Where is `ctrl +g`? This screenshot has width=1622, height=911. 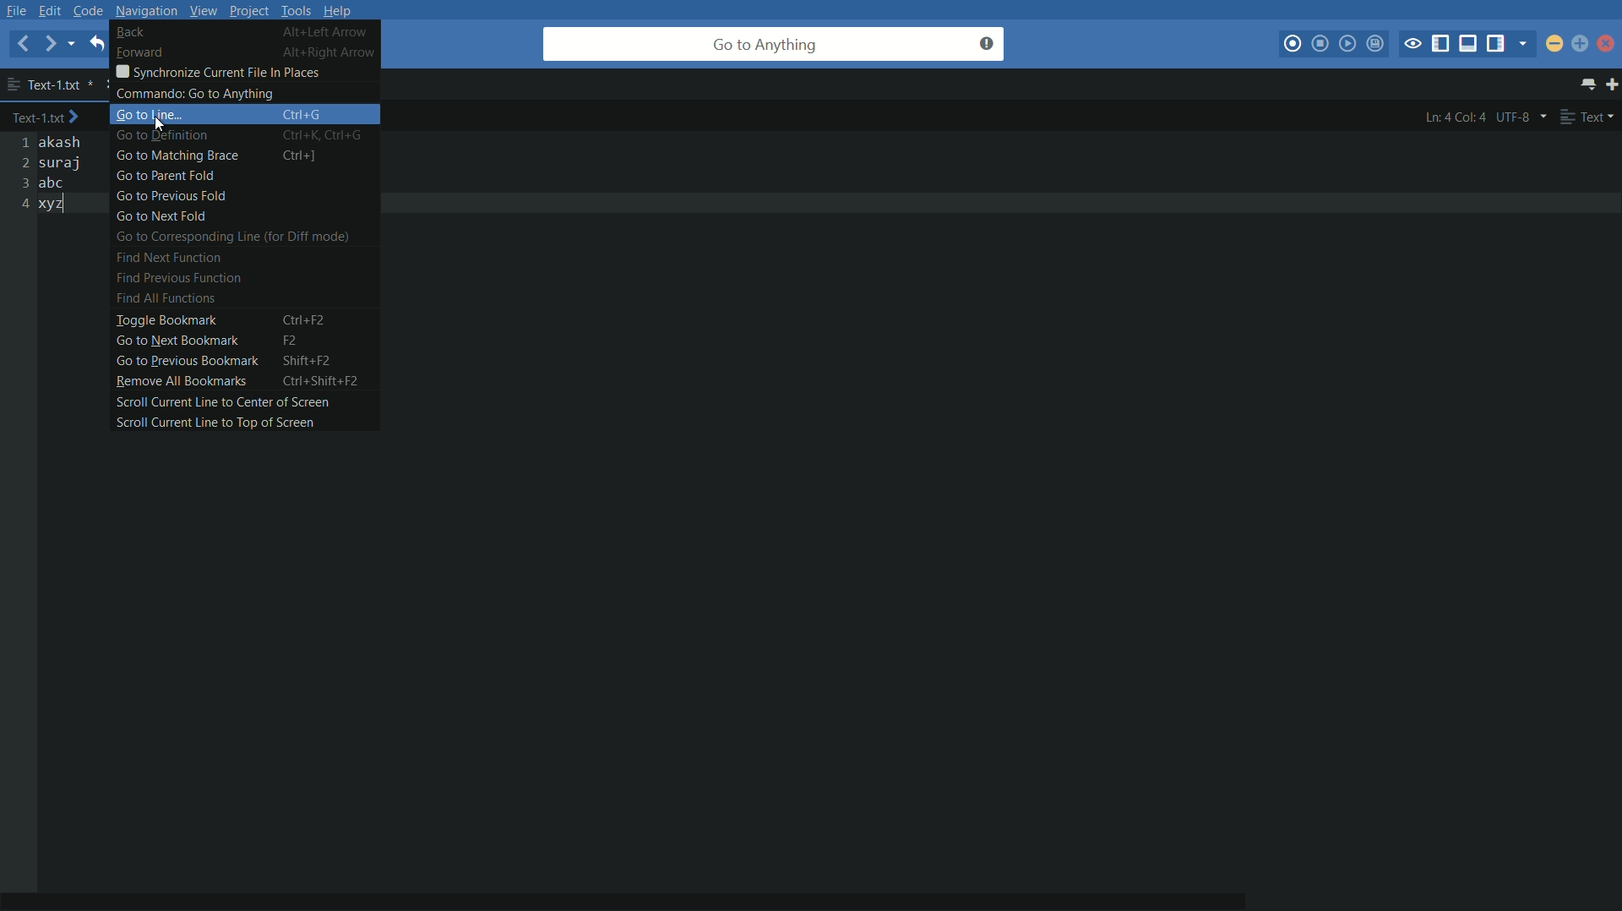 ctrl +g is located at coordinates (306, 116).